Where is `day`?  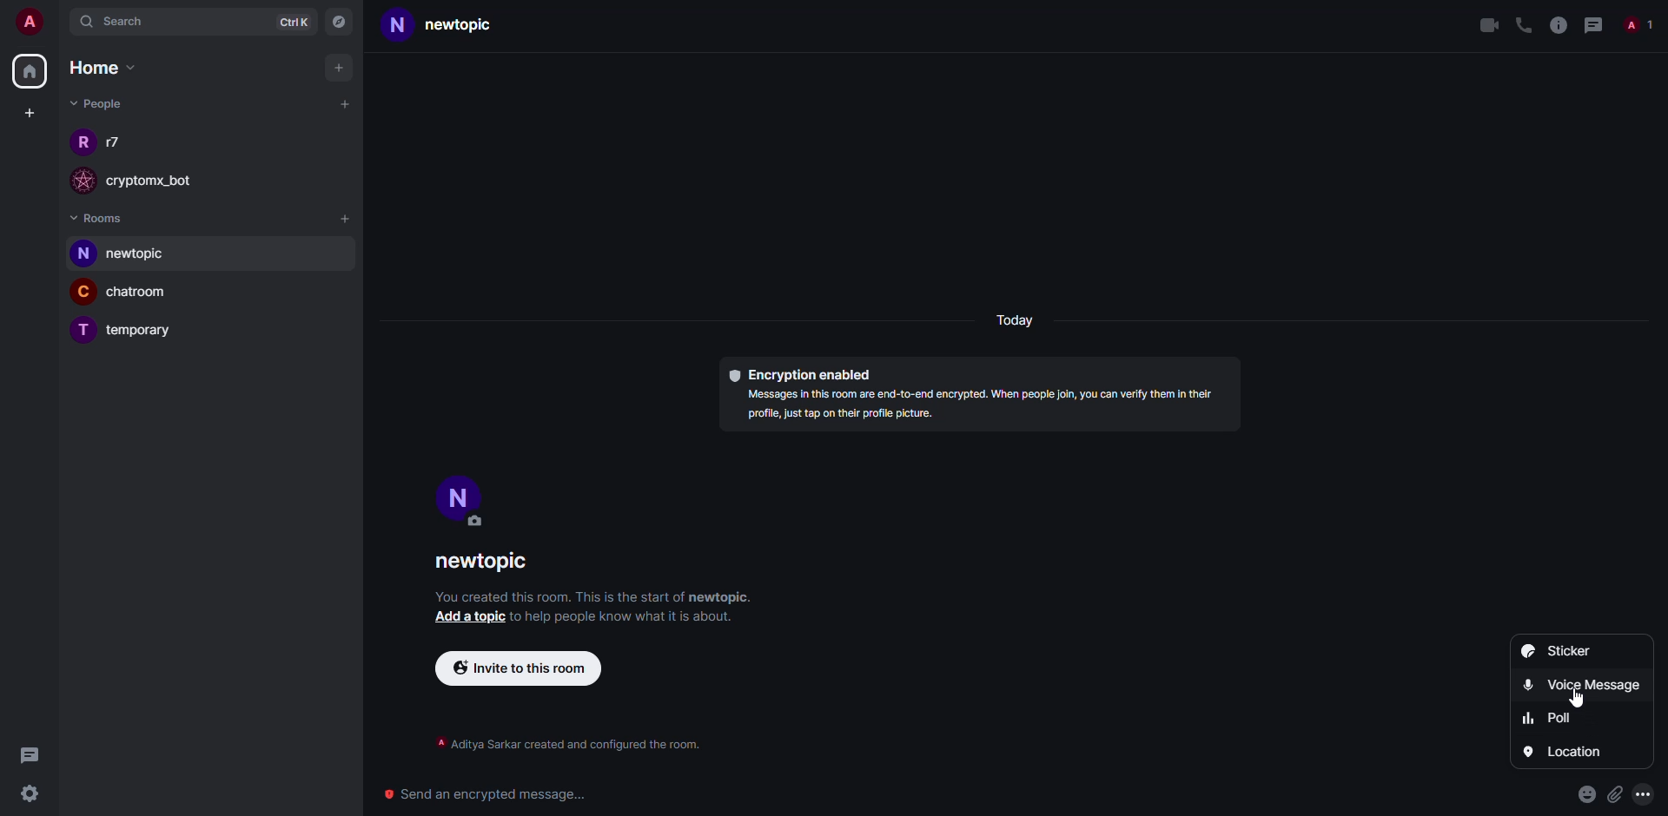 day is located at coordinates (1011, 321).